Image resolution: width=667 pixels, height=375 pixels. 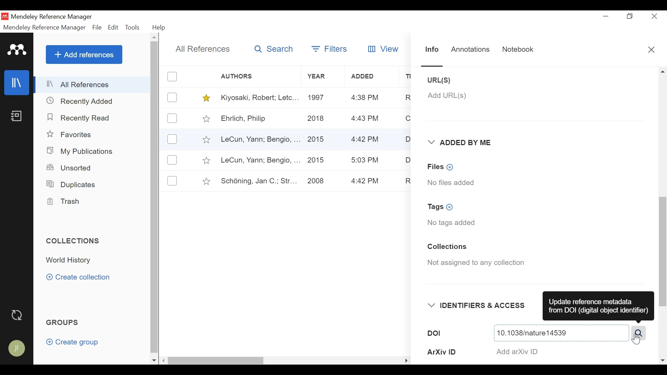 What do you see at coordinates (70, 184) in the screenshot?
I see `Duplicates` at bounding box center [70, 184].